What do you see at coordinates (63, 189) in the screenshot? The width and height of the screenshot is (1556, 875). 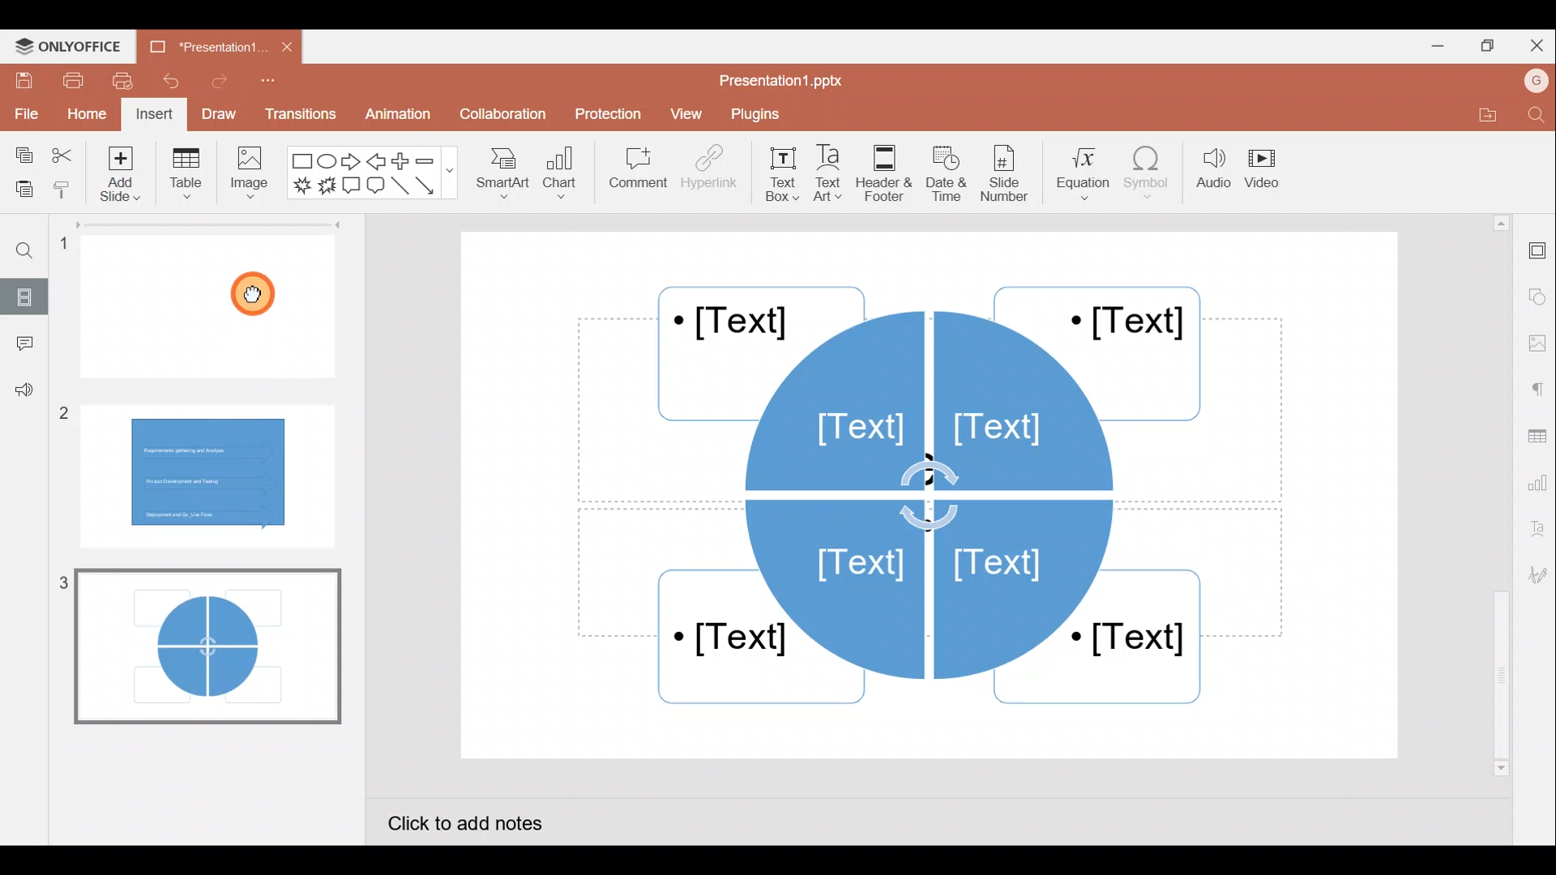 I see `Copy style` at bounding box center [63, 189].